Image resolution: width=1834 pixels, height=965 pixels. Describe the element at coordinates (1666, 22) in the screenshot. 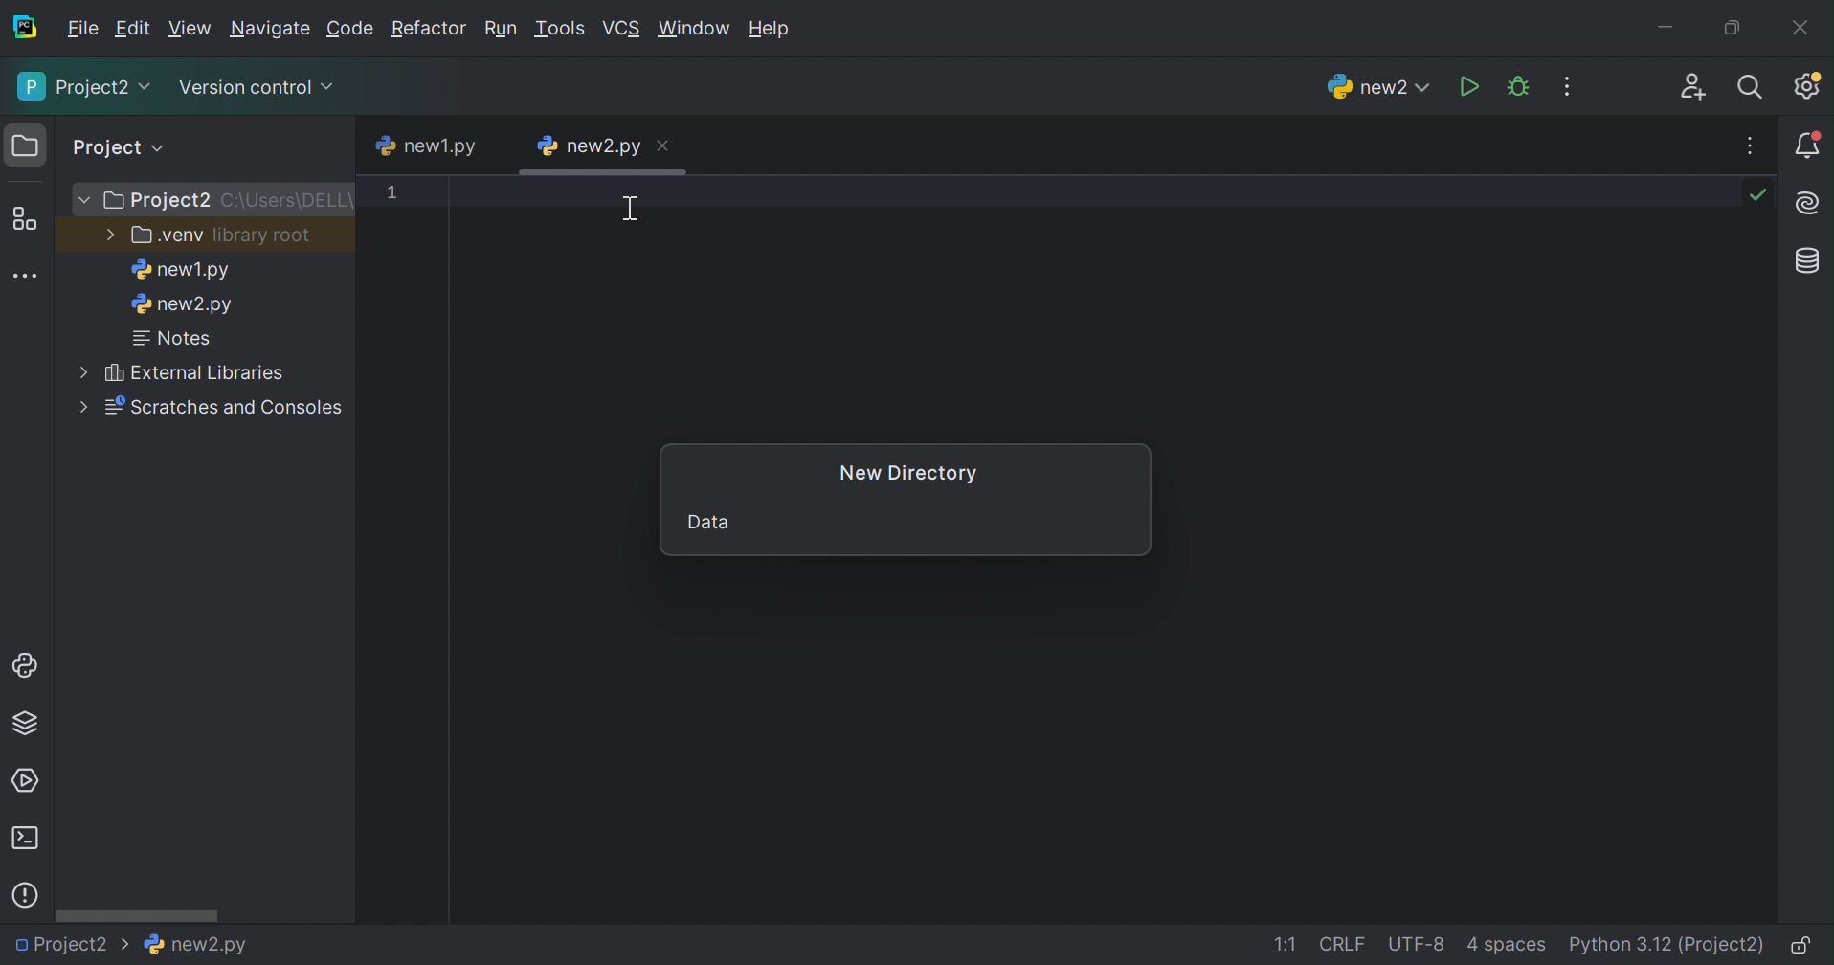

I see `Minimize` at that location.